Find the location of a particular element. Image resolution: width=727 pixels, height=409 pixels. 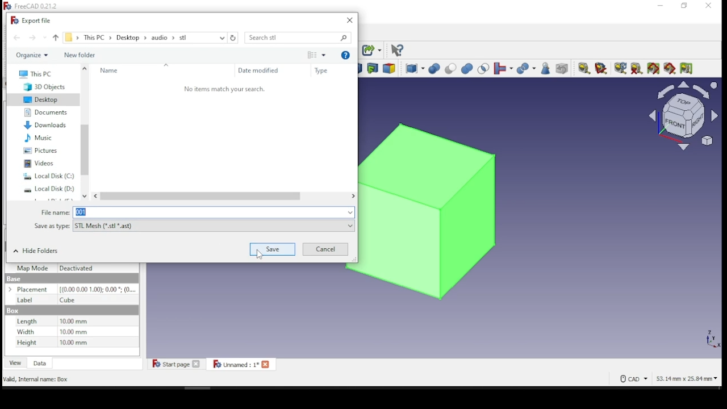

new folder is located at coordinates (80, 56).